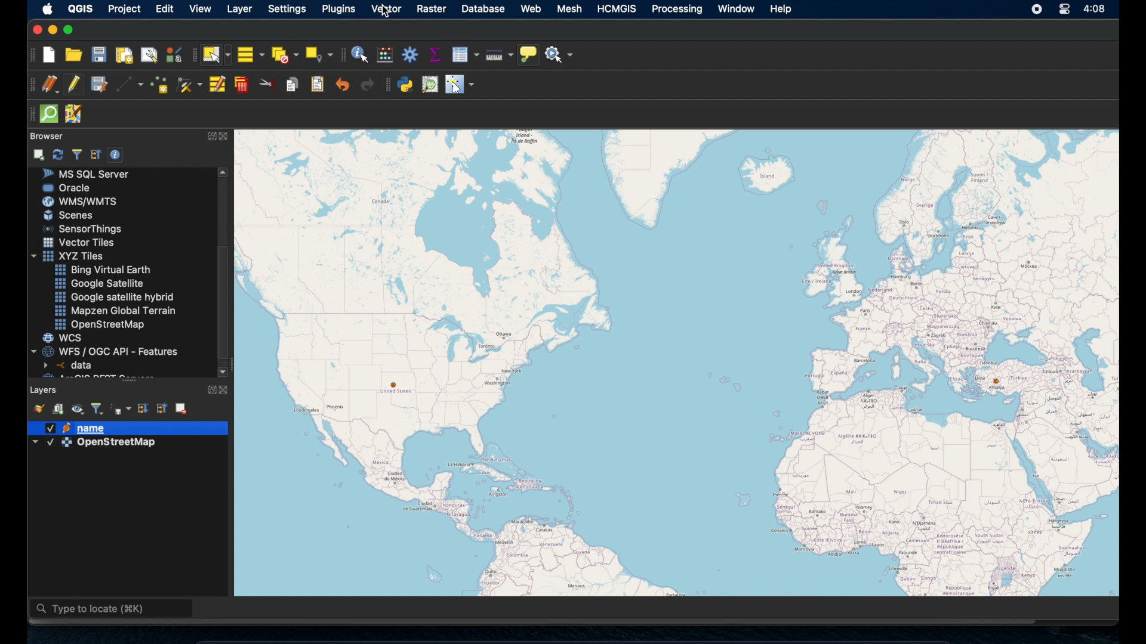  I want to click on close, so click(35, 30).